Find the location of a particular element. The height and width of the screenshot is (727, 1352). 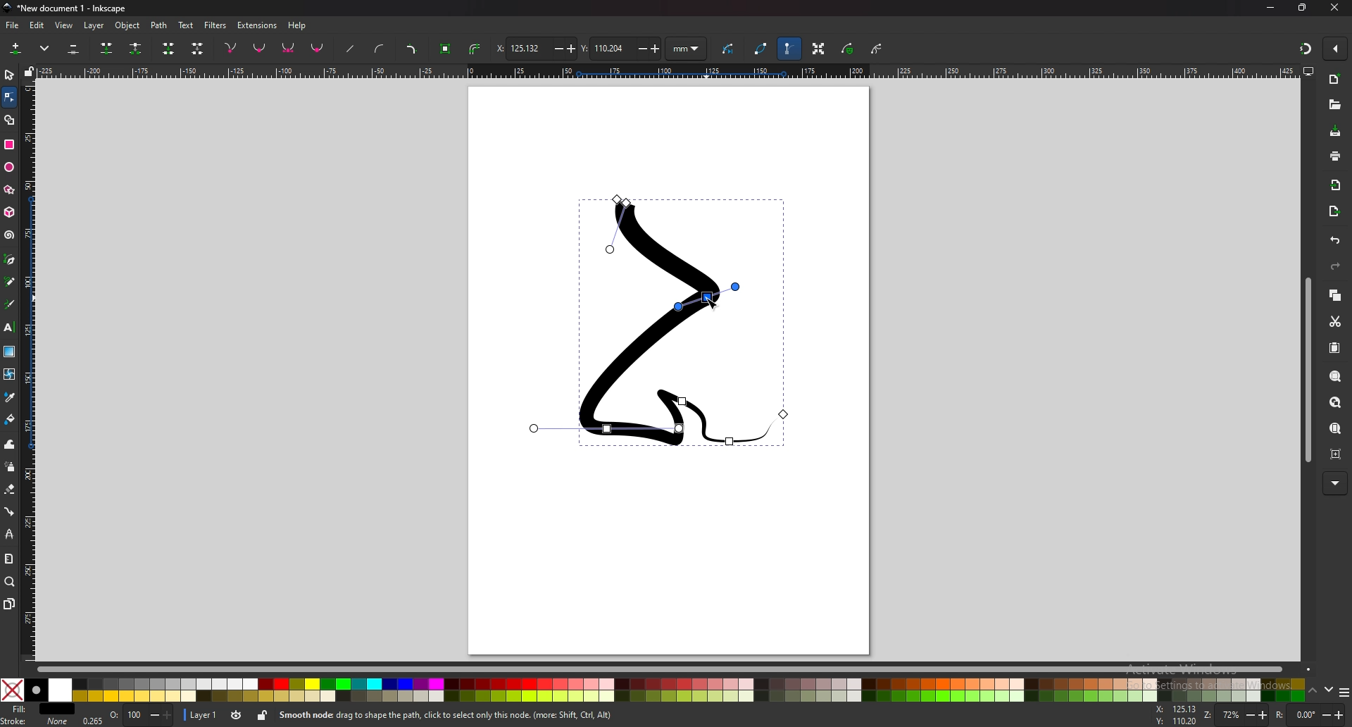

copy is located at coordinates (1335, 296).